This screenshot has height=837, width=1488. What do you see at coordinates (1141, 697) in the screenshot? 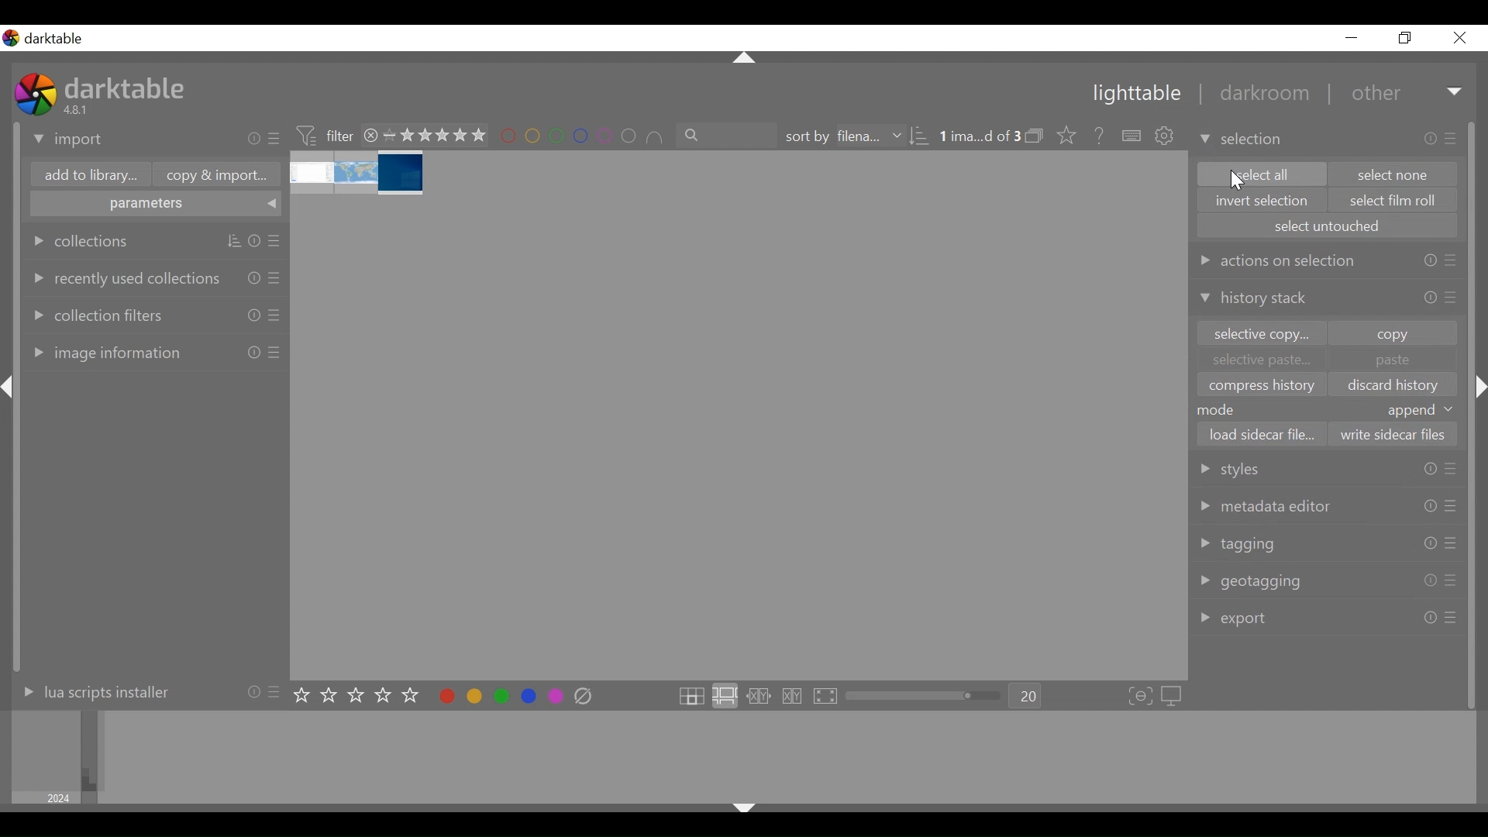
I see `toggle focus-peaking mode` at bounding box center [1141, 697].